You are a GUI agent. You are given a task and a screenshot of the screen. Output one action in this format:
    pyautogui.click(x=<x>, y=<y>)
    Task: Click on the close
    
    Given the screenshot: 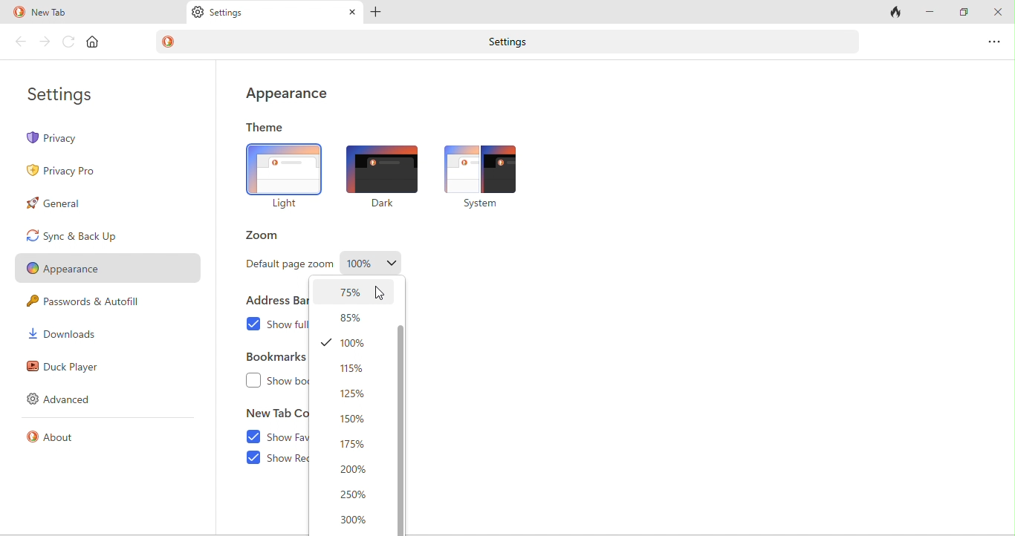 What is the action you would take?
    pyautogui.click(x=349, y=12)
    